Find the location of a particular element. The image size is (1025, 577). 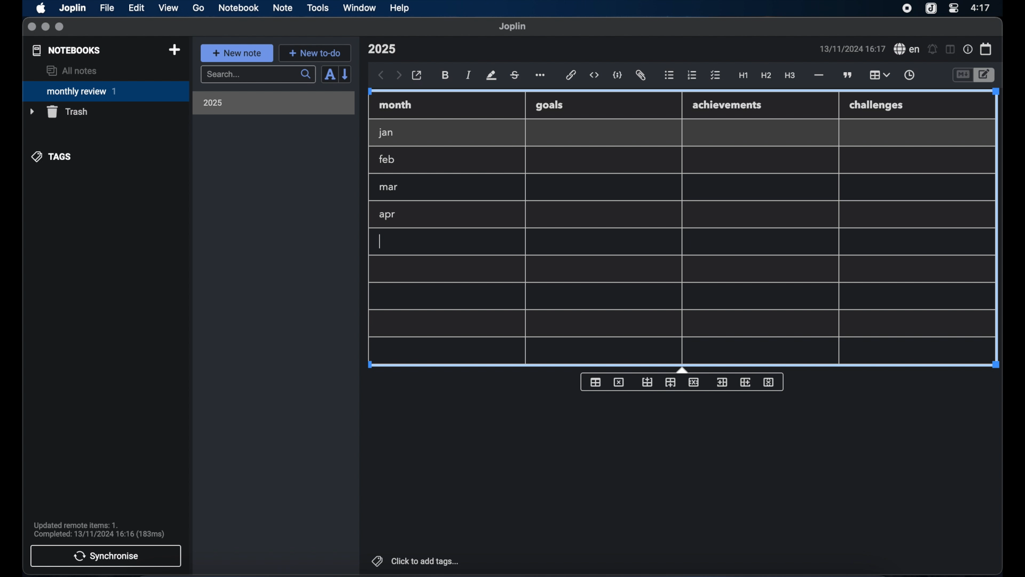

joplin icon is located at coordinates (930, 9).